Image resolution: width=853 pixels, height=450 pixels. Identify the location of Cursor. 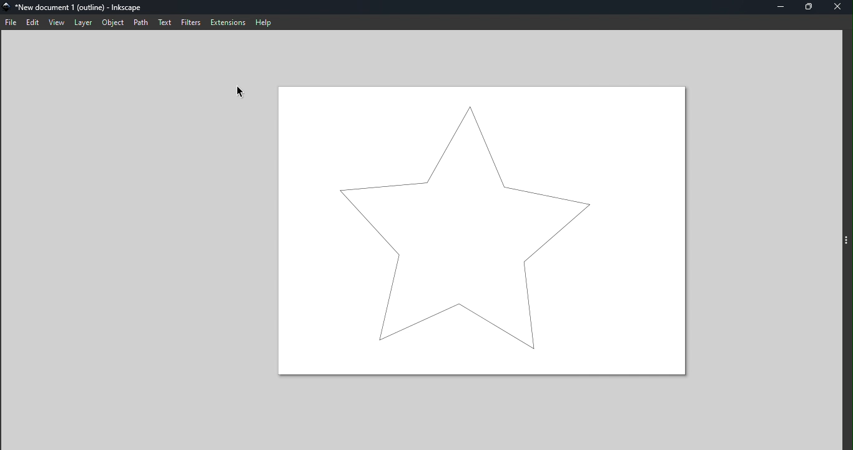
(244, 96).